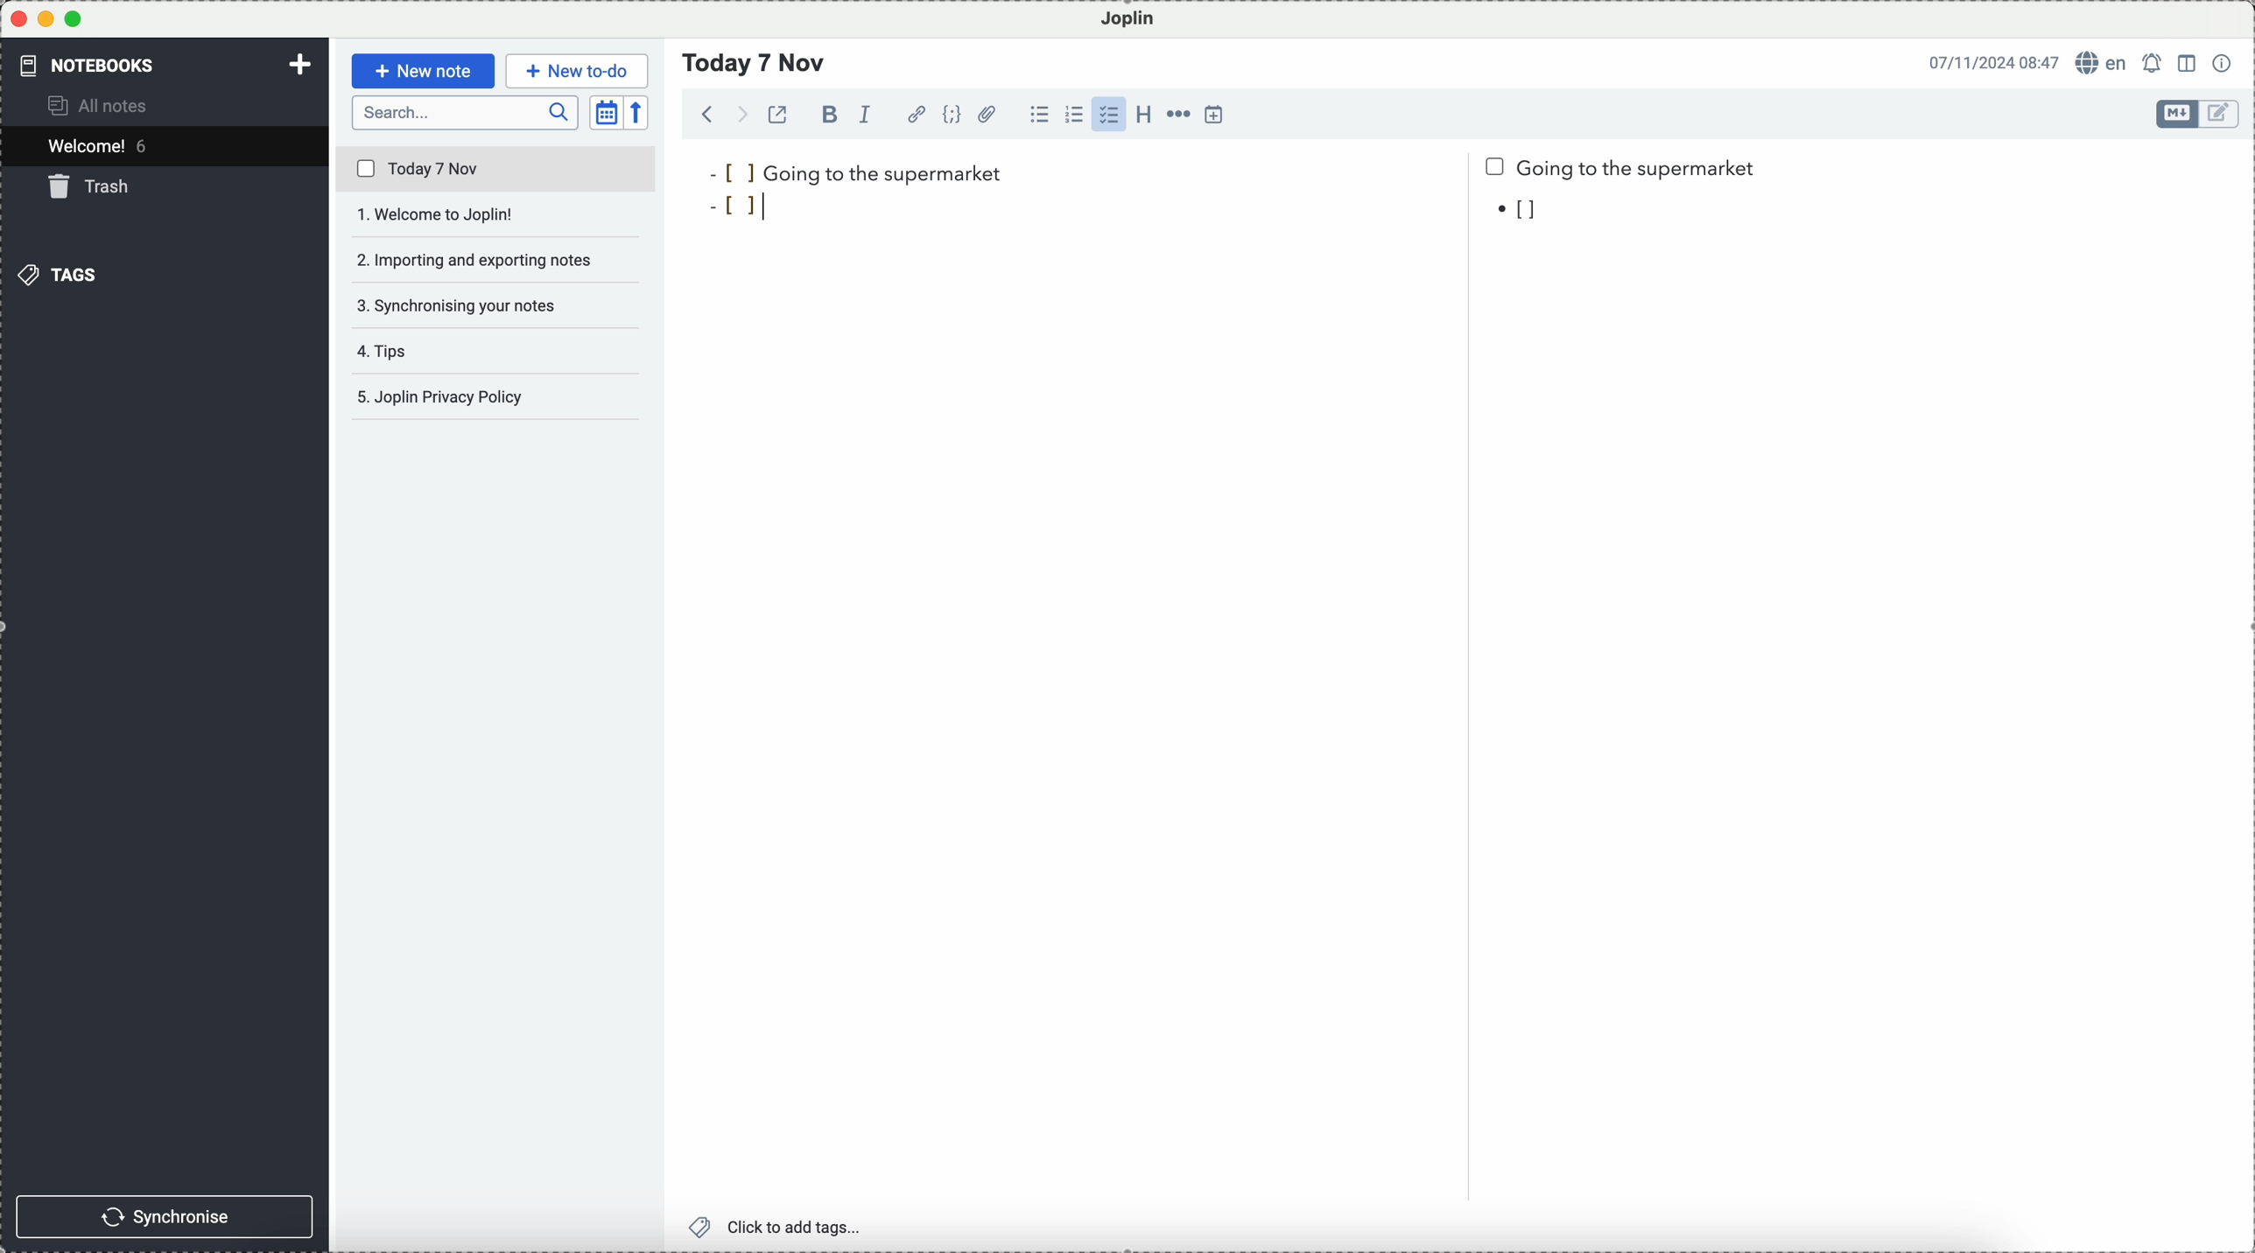  Describe the element at coordinates (2154, 63) in the screenshot. I see `set alarm` at that location.